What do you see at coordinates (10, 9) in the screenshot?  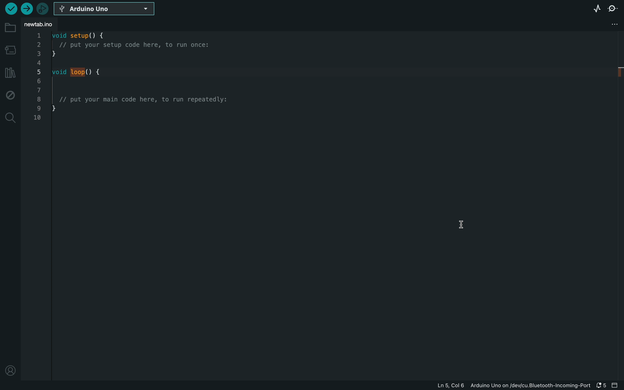 I see `verify` at bounding box center [10, 9].